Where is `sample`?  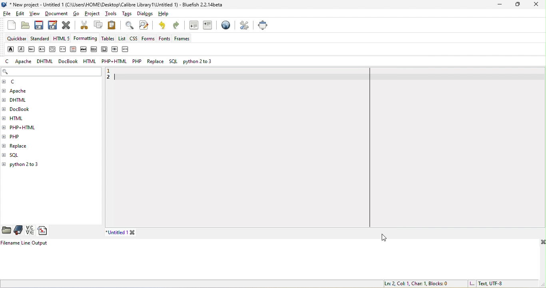
sample is located at coordinates (115, 50).